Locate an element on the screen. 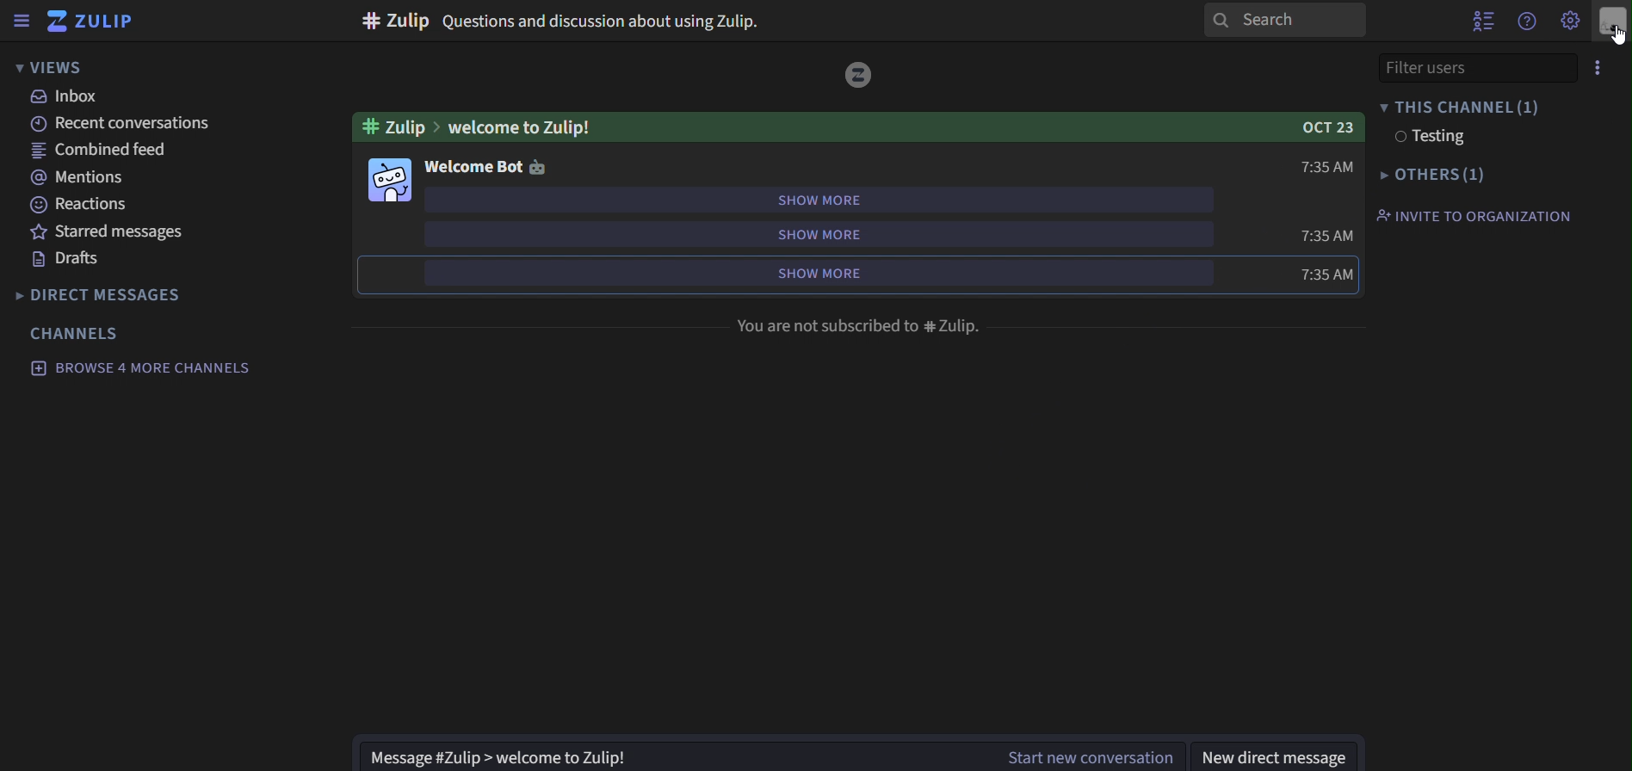 This screenshot has width=1632, height=771. views is located at coordinates (54, 68).